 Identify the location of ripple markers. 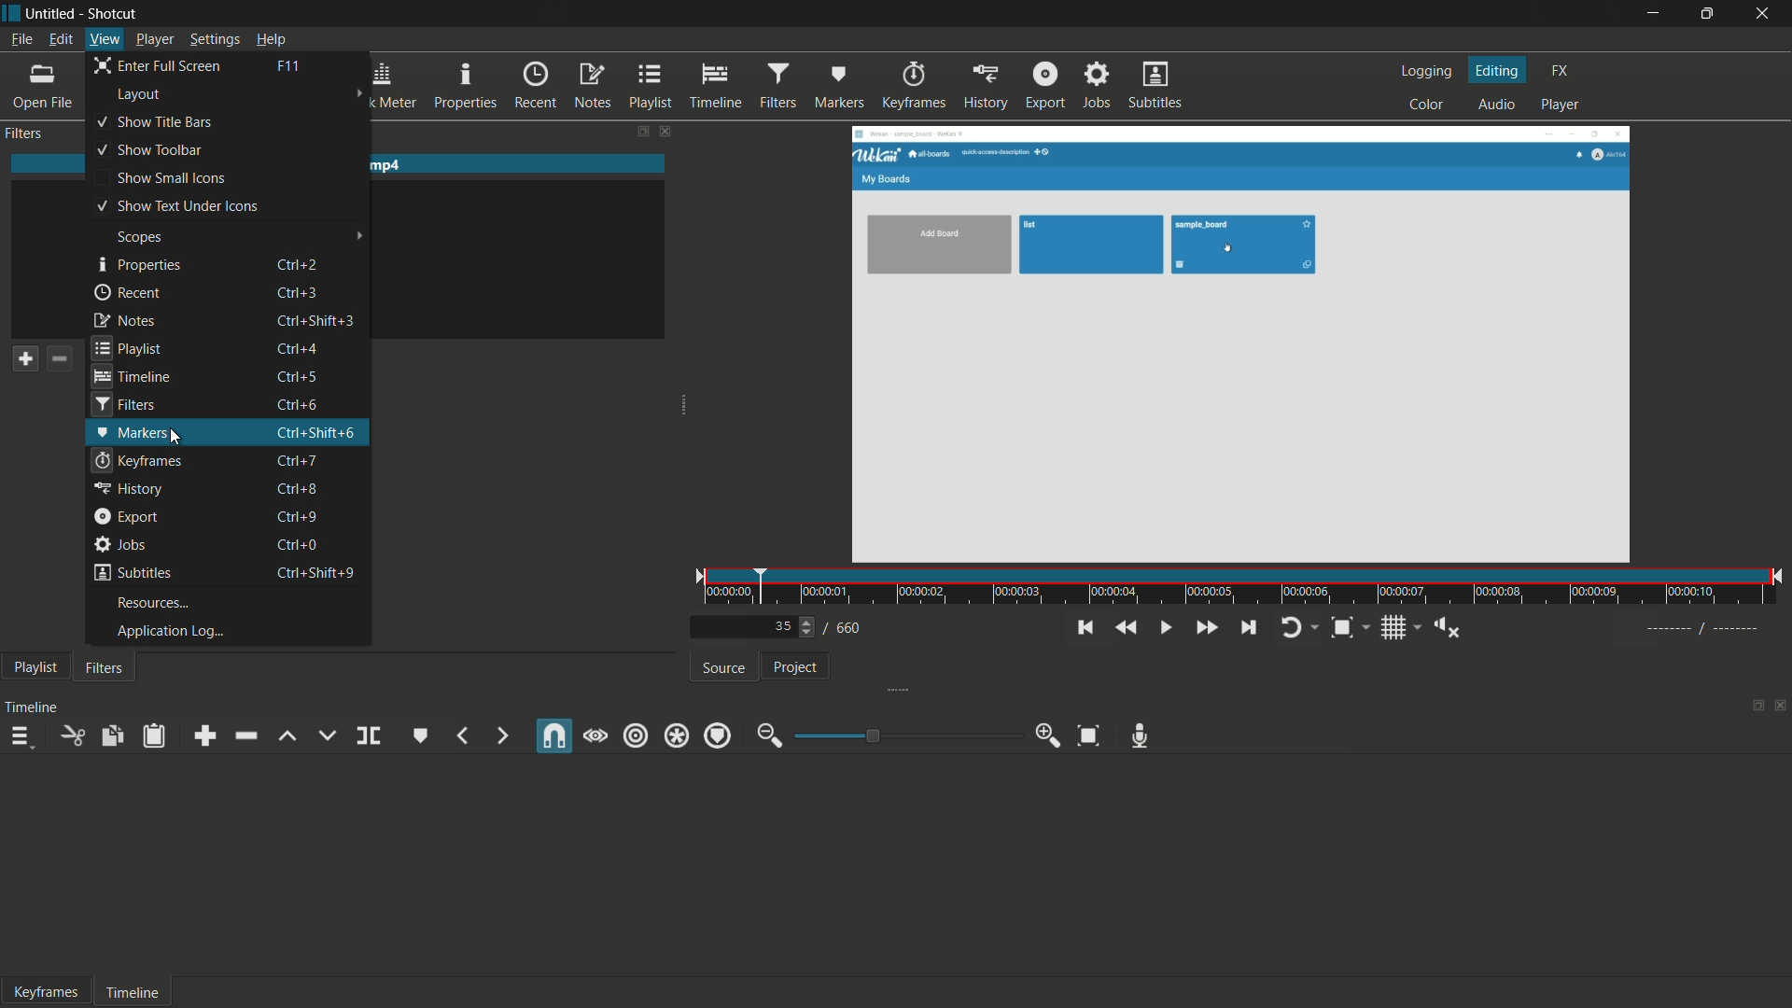
(719, 736).